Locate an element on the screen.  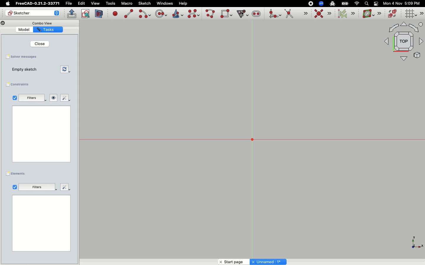
Toggle is located at coordinates (376, 4).